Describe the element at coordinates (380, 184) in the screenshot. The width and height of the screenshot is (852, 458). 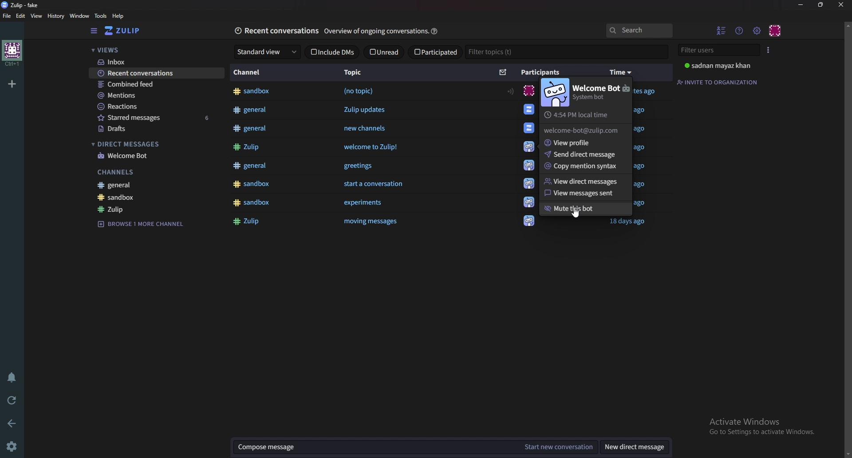
I see `start a conversation` at that location.